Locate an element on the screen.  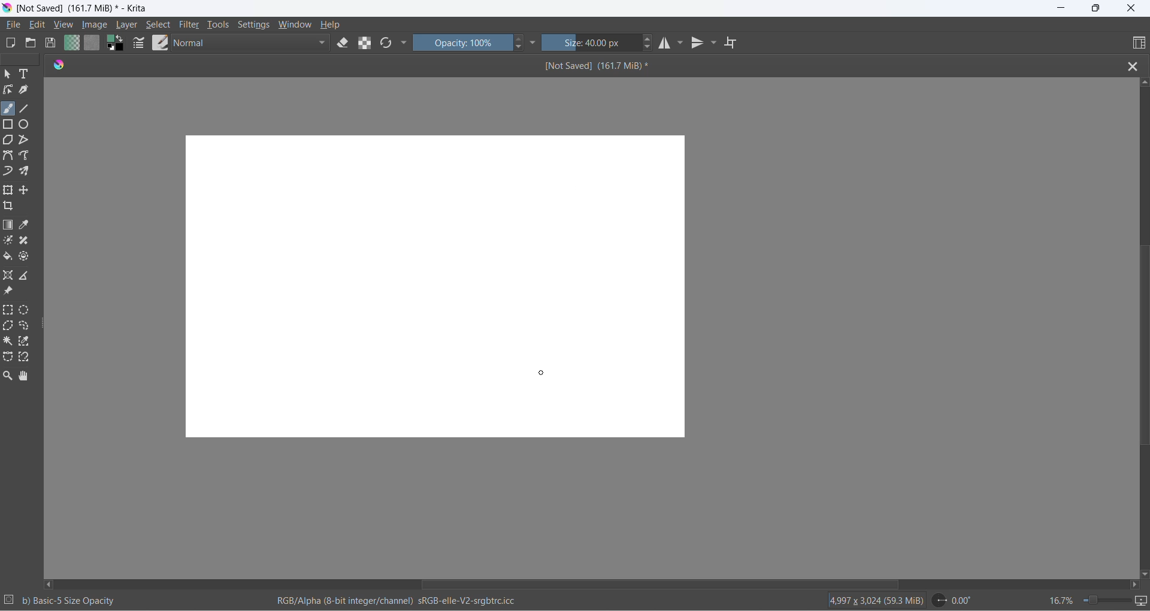
set eraser tool is located at coordinates (343, 43).